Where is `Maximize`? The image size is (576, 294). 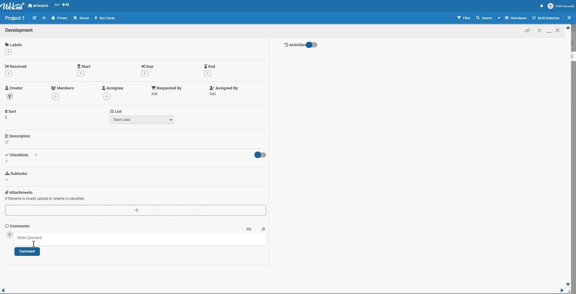 Maximize is located at coordinates (549, 30).